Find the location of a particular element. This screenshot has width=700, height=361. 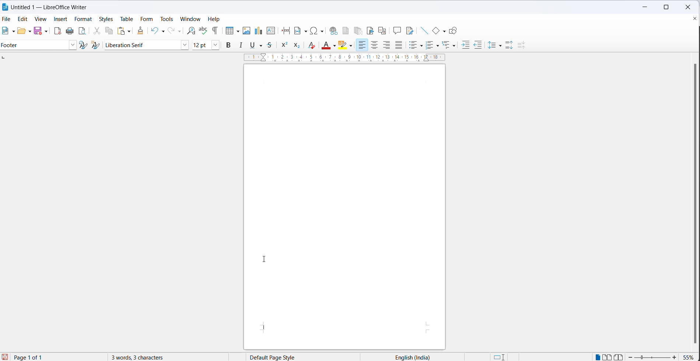

single page view is located at coordinates (596, 357).